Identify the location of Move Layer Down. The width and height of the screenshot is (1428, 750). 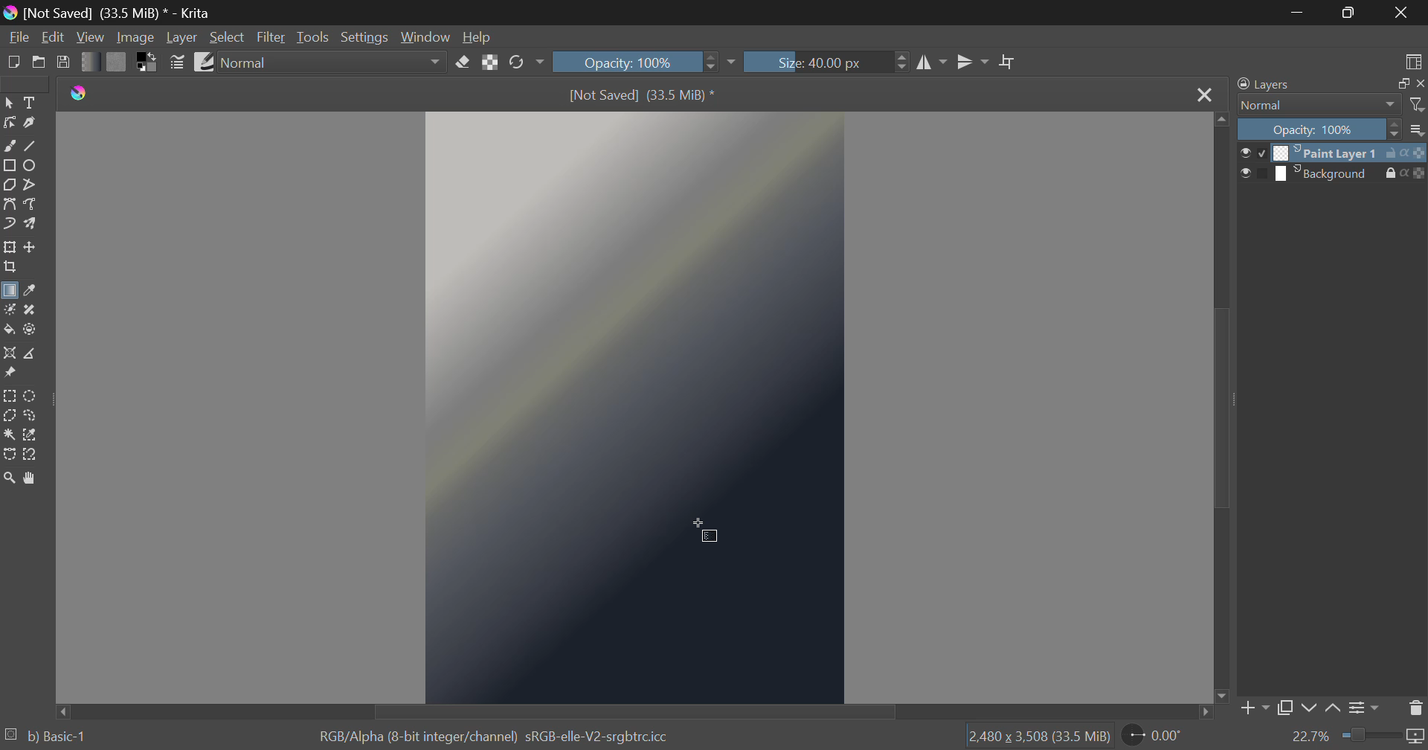
(1309, 709).